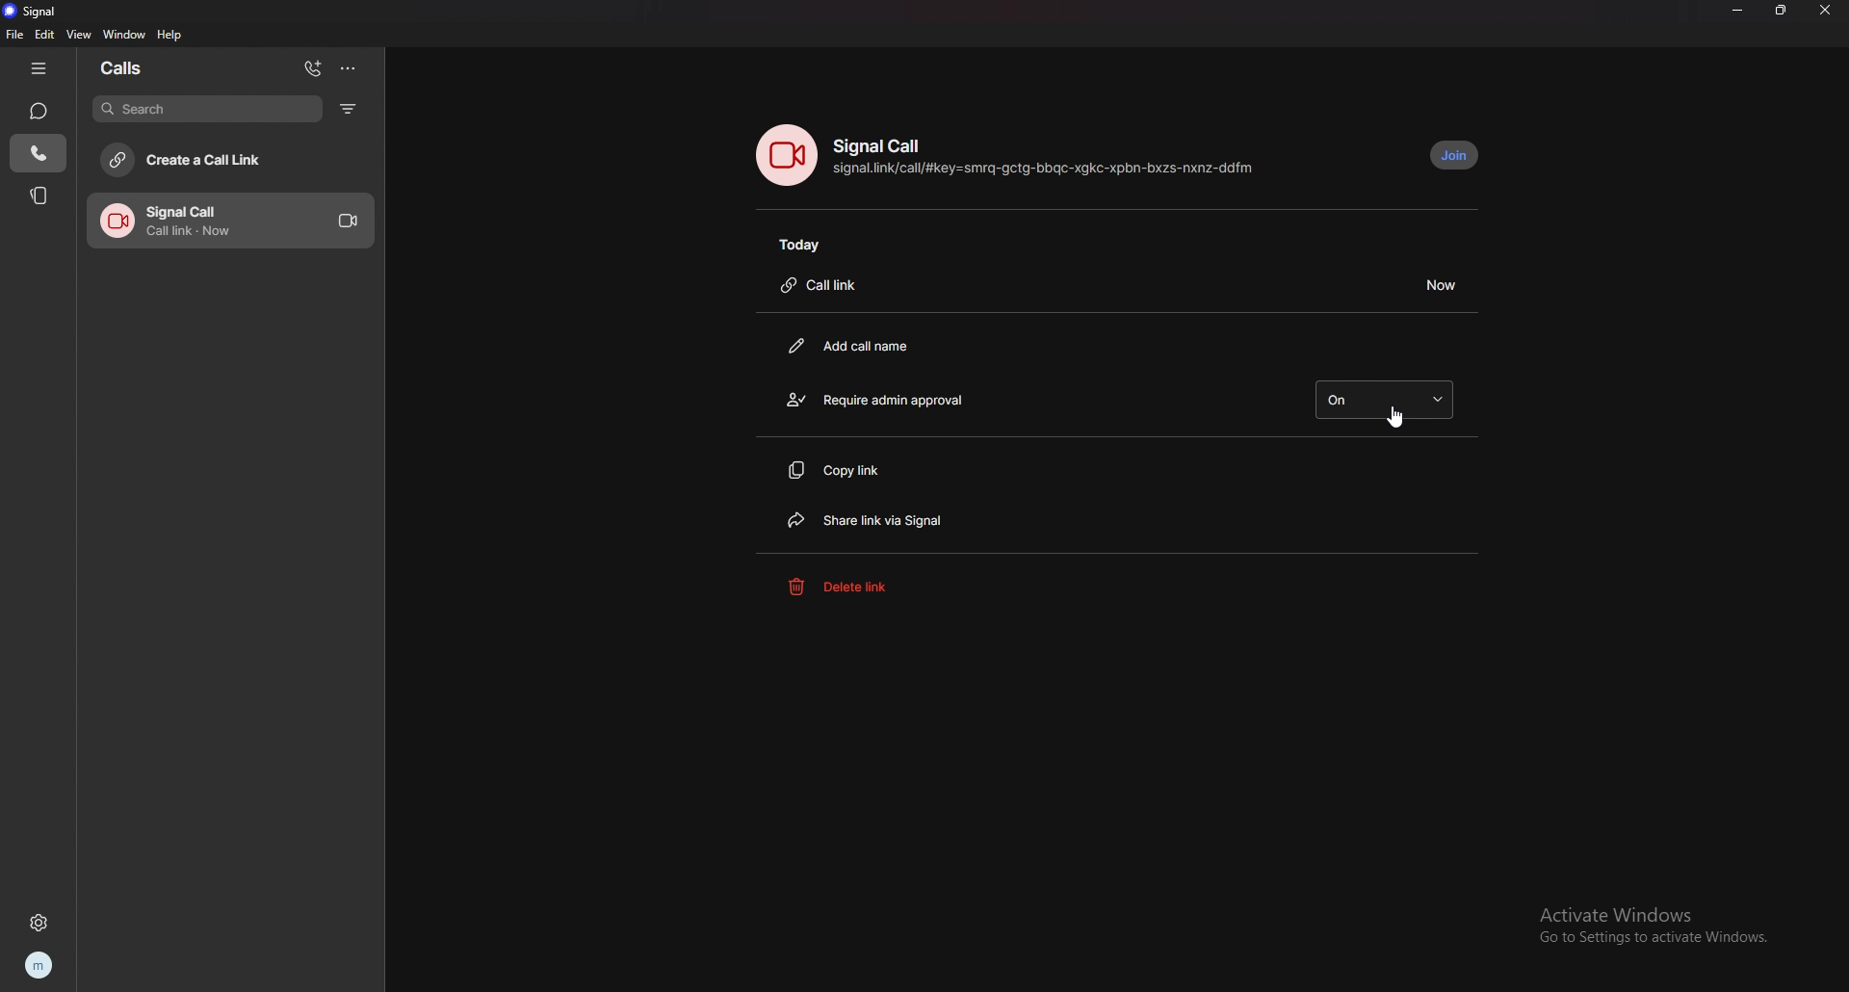  Describe the element at coordinates (38, 154) in the screenshot. I see `calls` at that location.